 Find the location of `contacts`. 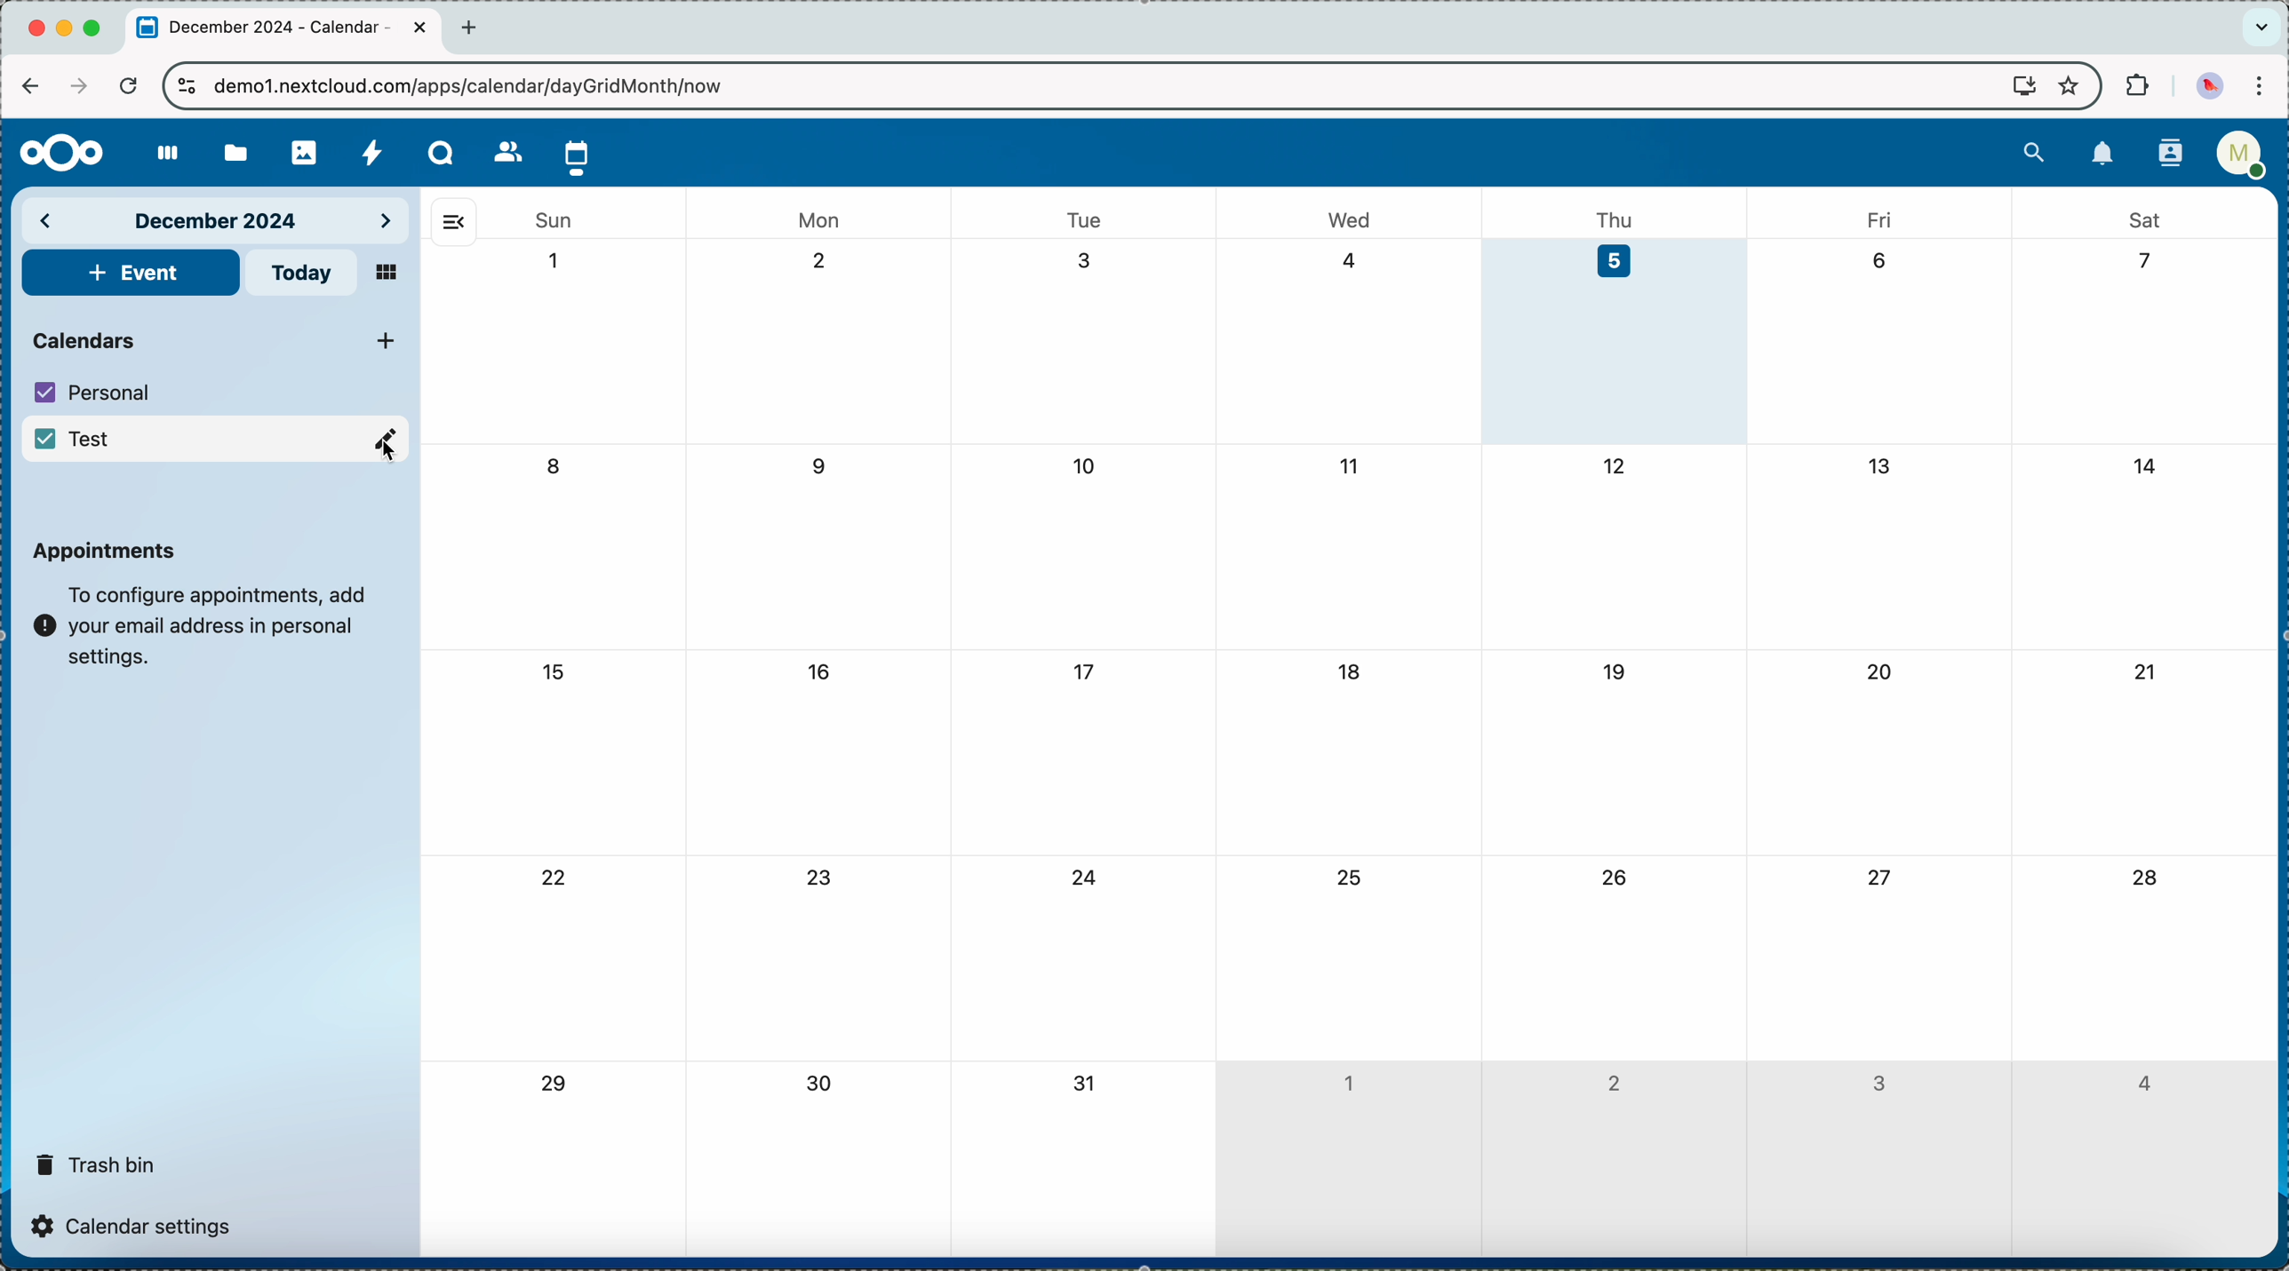

contacts is located at coordinates (2165, 155).